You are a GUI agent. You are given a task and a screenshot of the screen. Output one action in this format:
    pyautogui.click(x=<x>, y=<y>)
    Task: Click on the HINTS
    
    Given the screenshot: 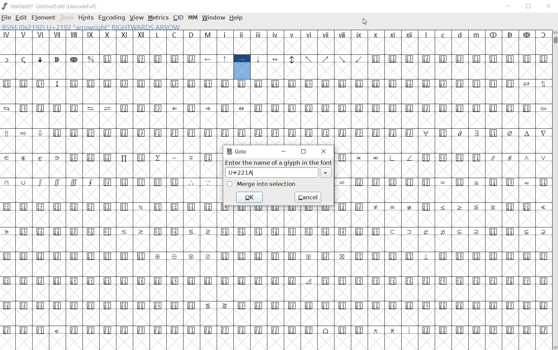 What is the action you would take?
    pyautogui.click(x=86, y=18)
    